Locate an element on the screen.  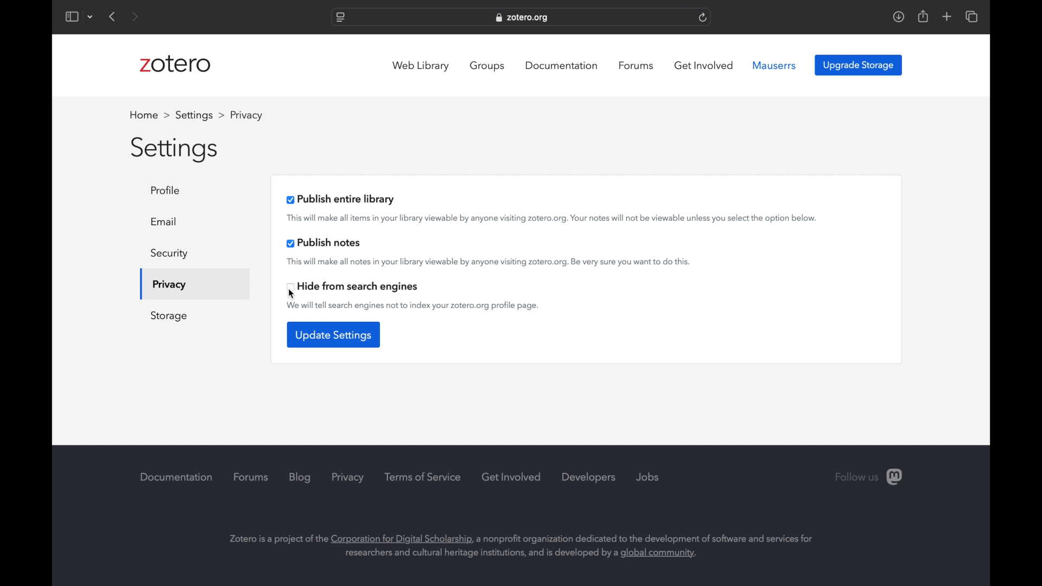
we will tell search engines not to index your zotero.org profile page is located at coordinates (414, 306).